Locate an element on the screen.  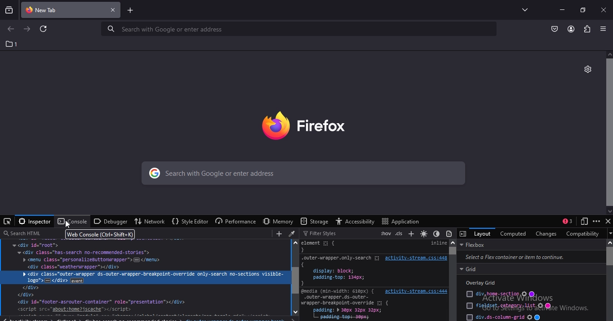
customize developer tools and get help is located at coordinates (597, 221).